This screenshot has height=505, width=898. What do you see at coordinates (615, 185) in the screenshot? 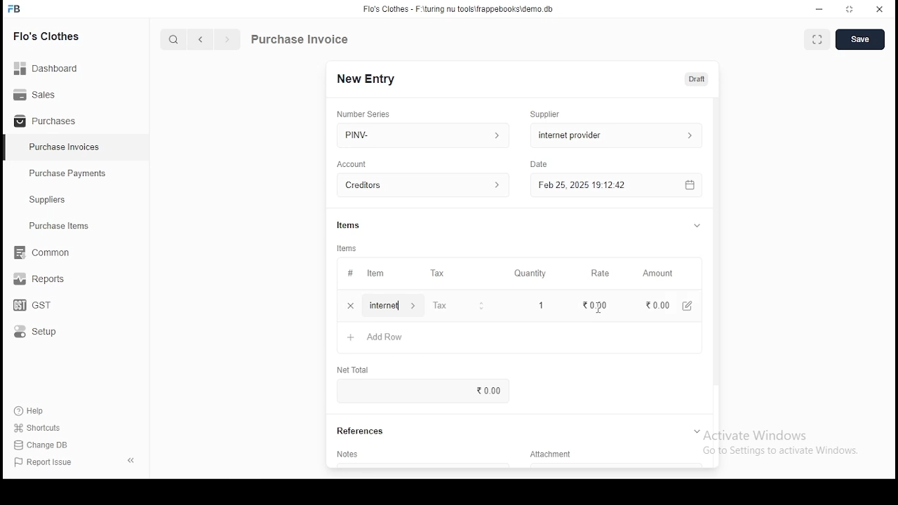
I see `feb 25, 2025 19:12:42` at bounding box center [615, 185].